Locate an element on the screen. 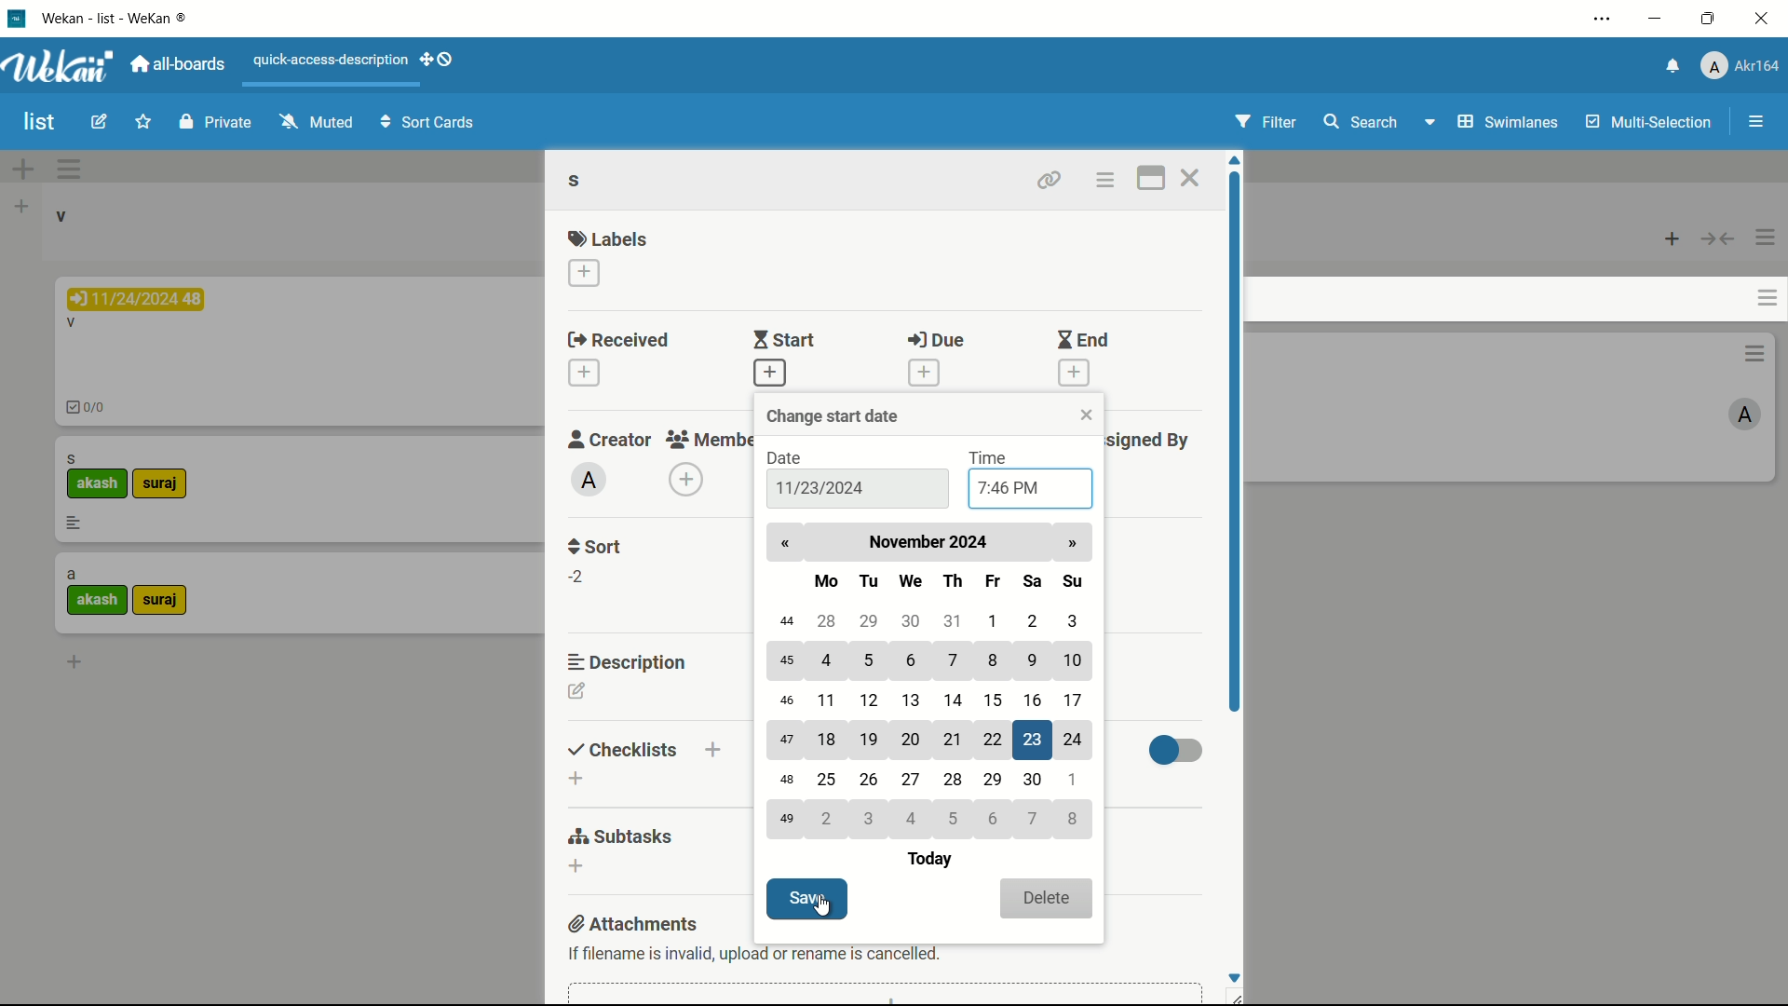  next is located at coordinates (1075, 544).